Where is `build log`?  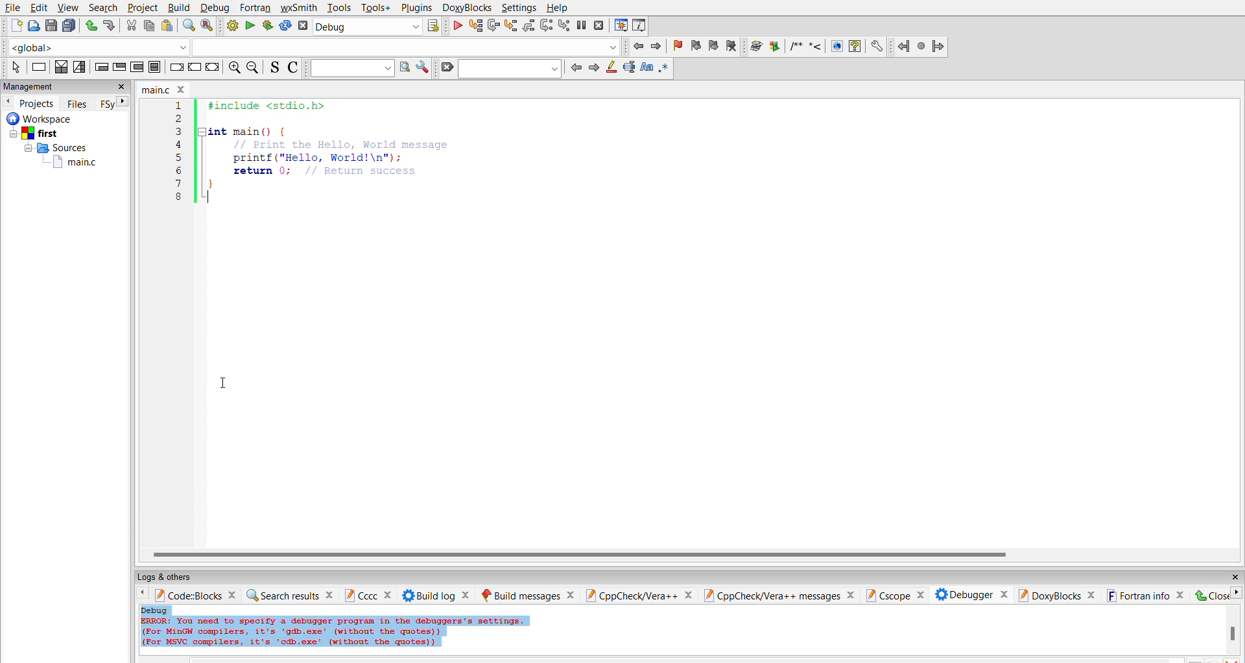 build log is located at coordinates (431, 594).